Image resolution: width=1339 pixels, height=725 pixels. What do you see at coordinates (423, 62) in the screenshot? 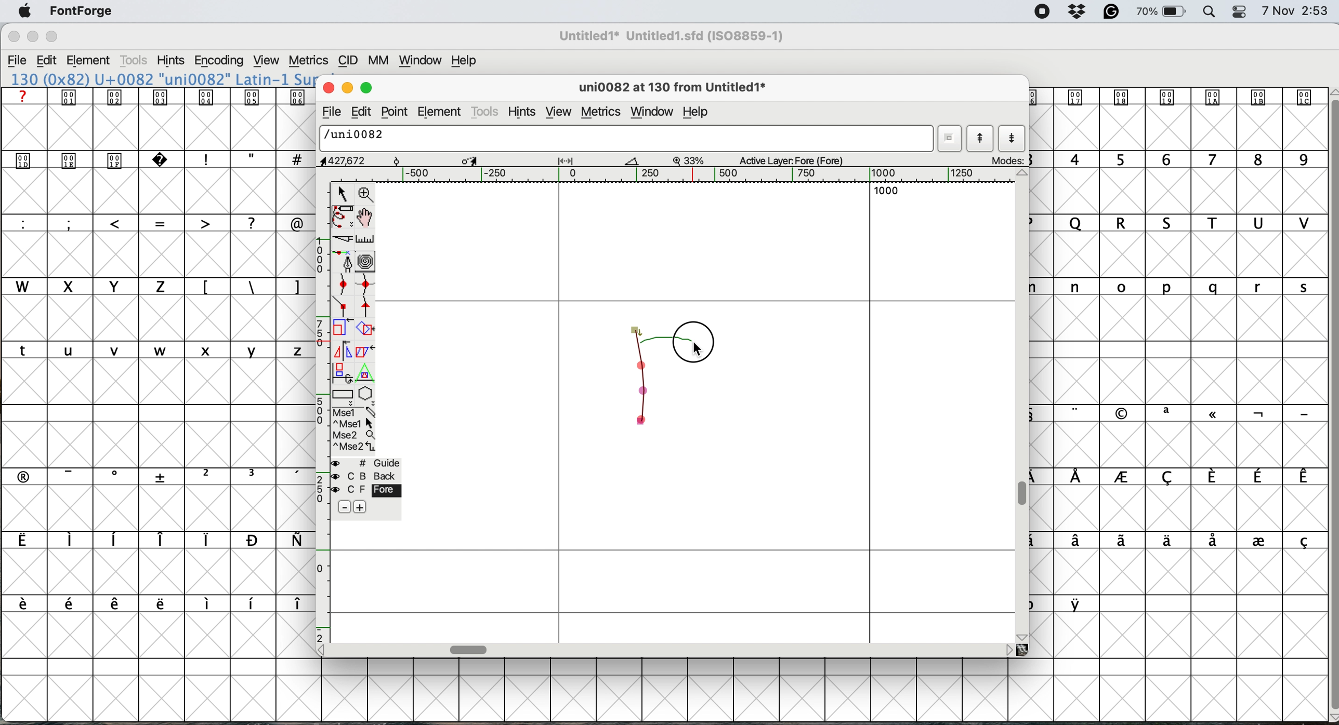
I see `window` at bounding box center [423, 62].